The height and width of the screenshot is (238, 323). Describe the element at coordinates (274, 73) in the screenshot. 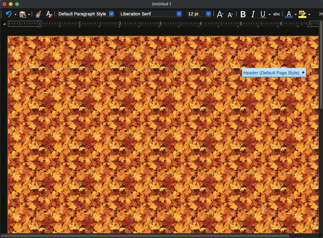

I see `Header (Default Page Style)` at that location.